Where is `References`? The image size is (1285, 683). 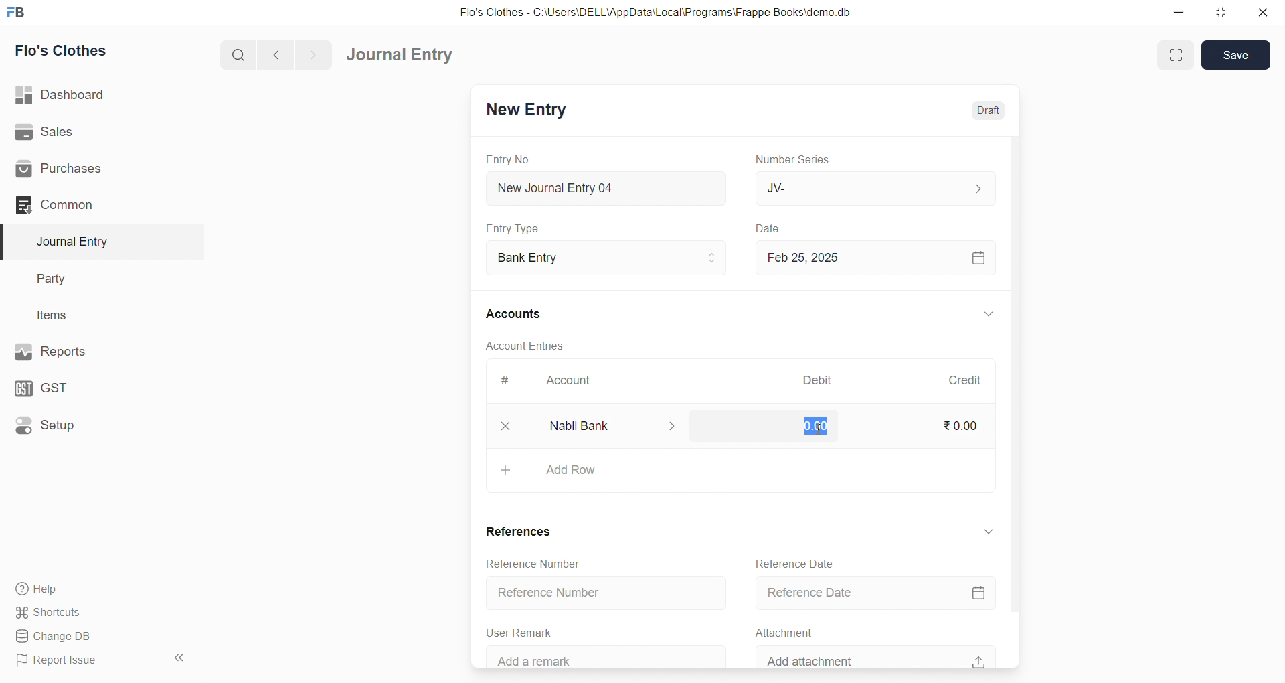
References is located at coordinates (513, 530).